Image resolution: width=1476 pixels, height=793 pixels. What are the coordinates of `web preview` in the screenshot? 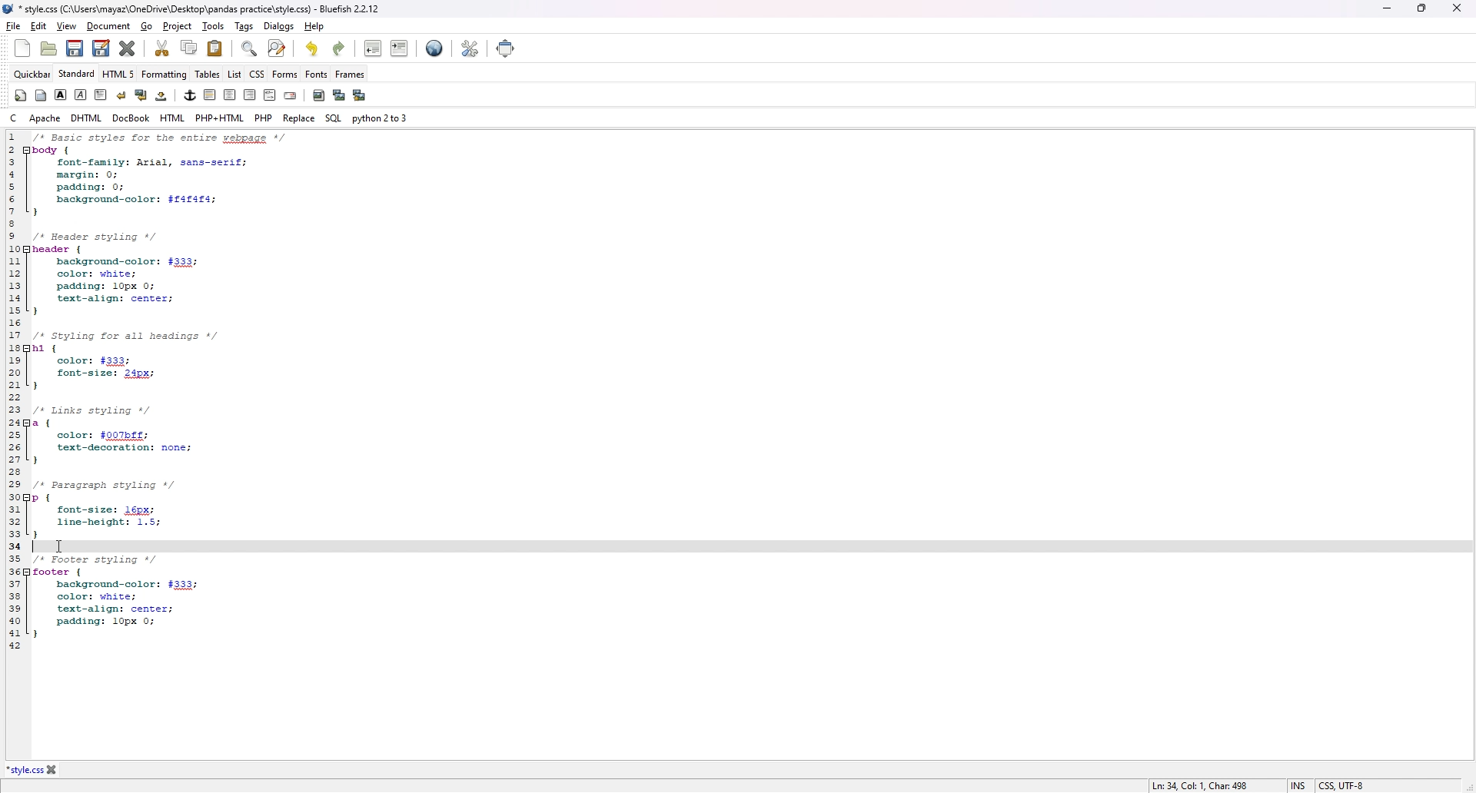 It's located at (435, 48).